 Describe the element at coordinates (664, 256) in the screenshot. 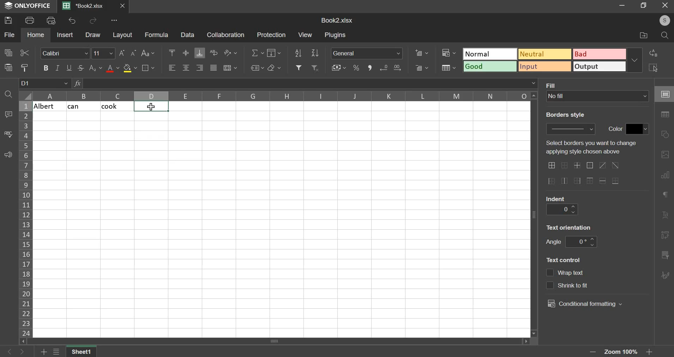

I see `slicer` at that location.